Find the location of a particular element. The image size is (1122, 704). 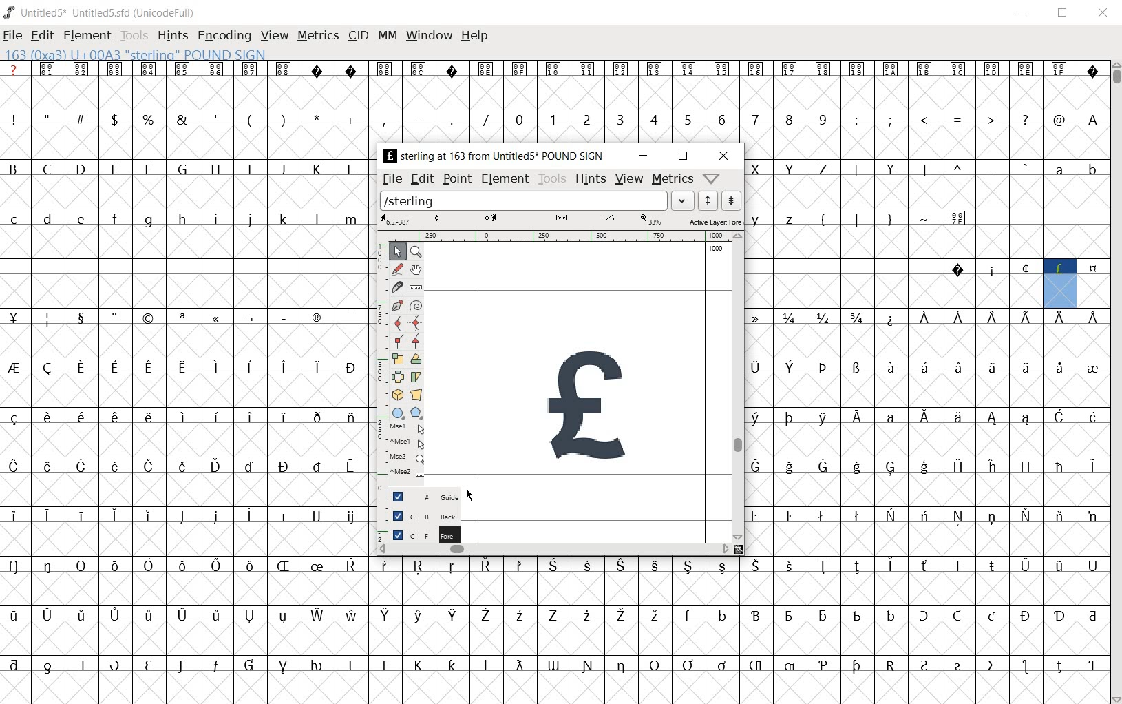

Symbol is located at coordinates (114, 317).